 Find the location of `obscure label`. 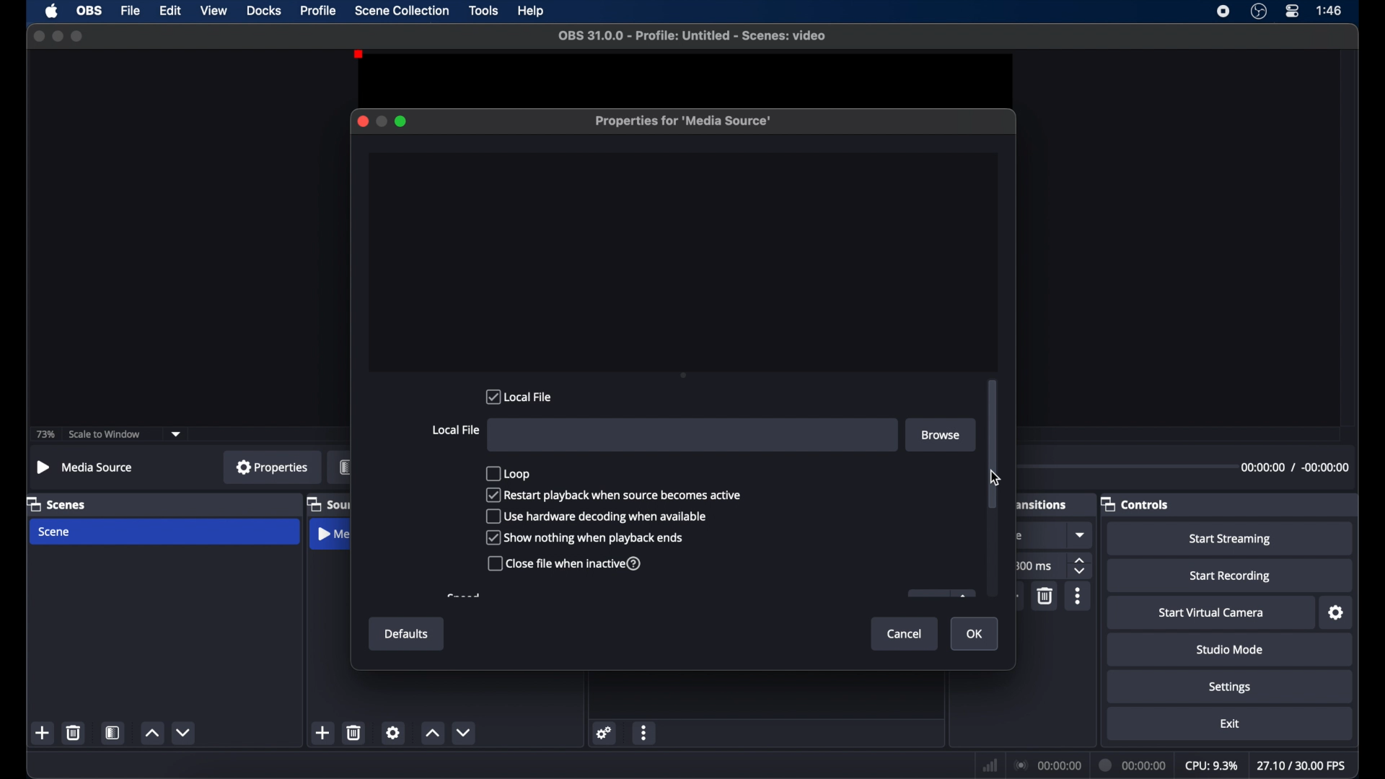

obscure label is located at coordinates (326, 504).